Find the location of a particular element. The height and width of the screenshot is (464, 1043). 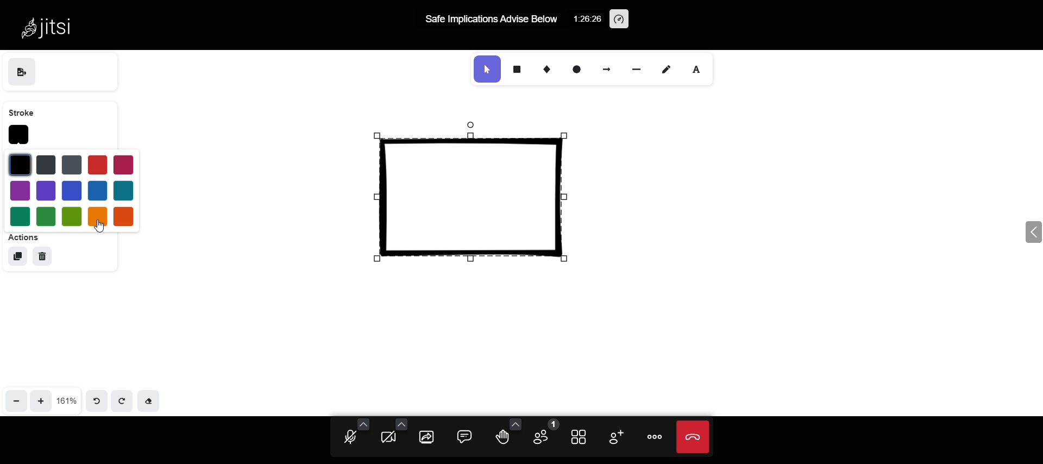

unmute mic is located at coordinates (348, 440).